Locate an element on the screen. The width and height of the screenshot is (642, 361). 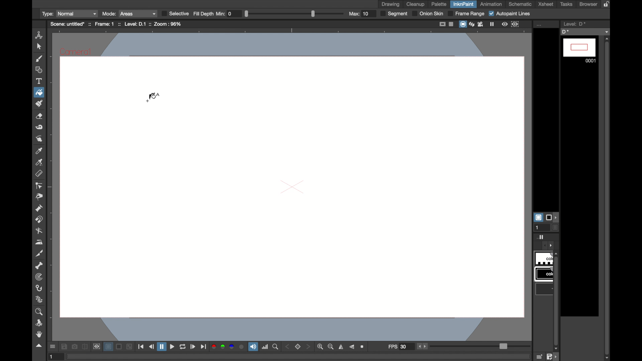
Mode: is located at coordinates (109, 13).